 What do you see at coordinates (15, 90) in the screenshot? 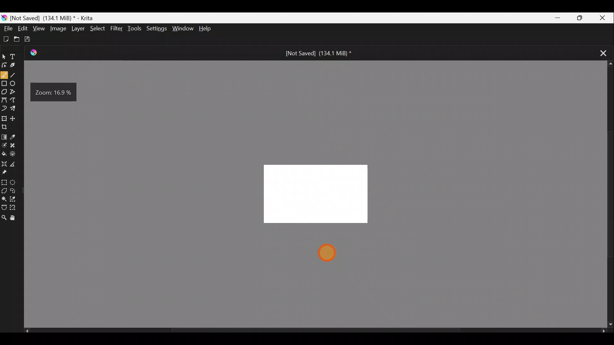
I see `Polyline tool` at bounding box center [15, 90].